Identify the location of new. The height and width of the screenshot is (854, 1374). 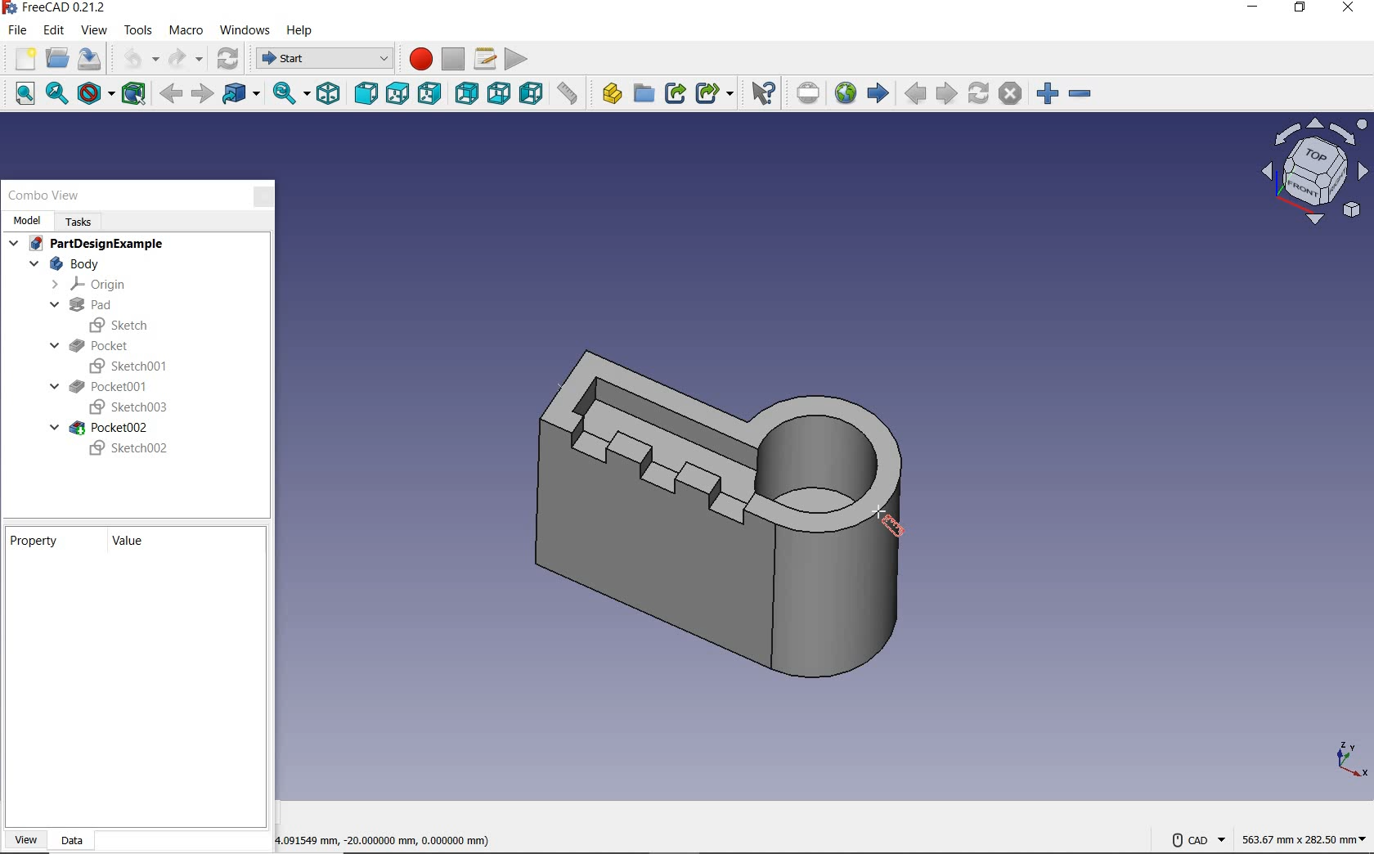
(21, 59).